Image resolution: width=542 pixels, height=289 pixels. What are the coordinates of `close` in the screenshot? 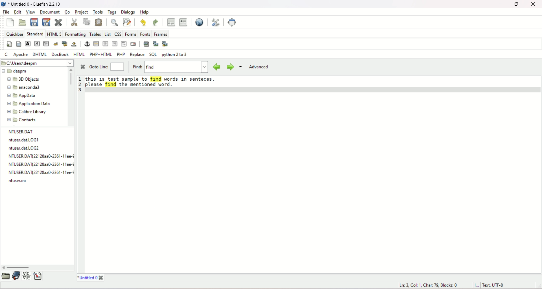 It's located at (534, 4).